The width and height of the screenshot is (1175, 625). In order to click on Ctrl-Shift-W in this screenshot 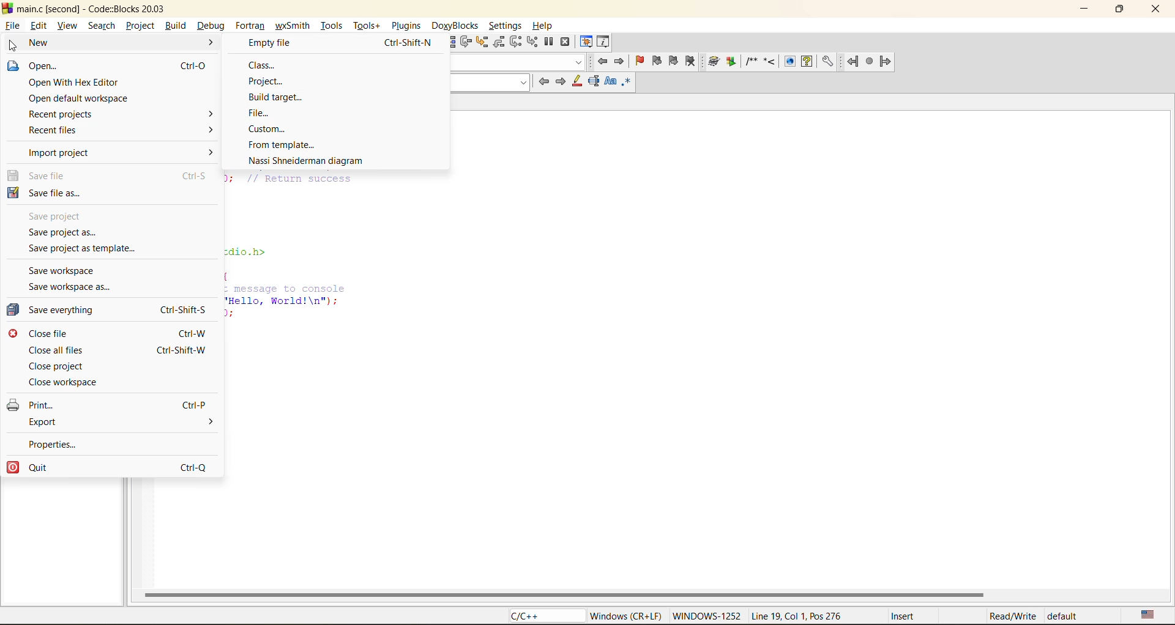, I will do `click(184, 350)`.